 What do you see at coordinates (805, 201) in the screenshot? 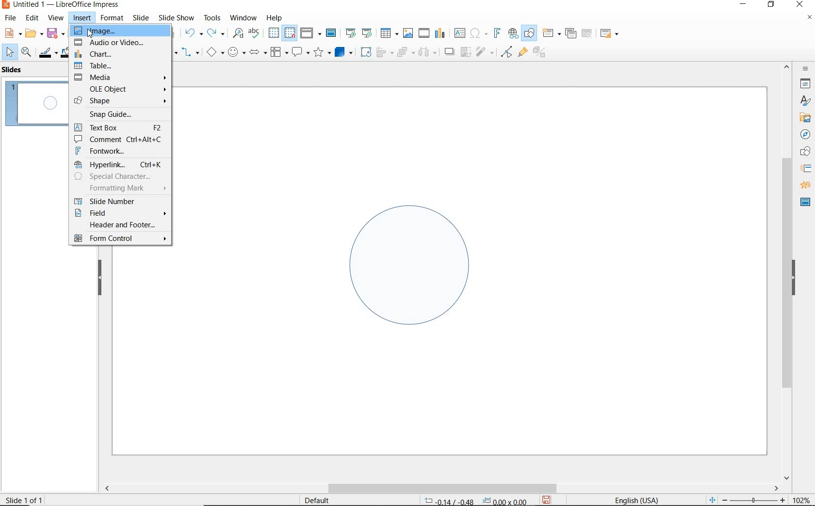
I see `master slide` at bounding box center [805, 201].